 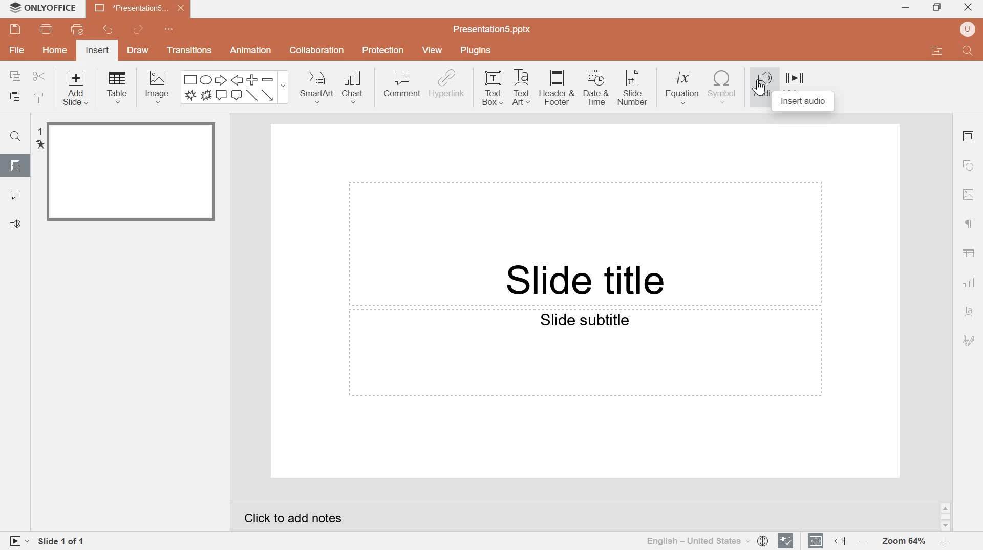 What do you see at coordinates (131, 173) in the screenshot?
I see `Slide transition - Fade` at bounding box center [131, 173].